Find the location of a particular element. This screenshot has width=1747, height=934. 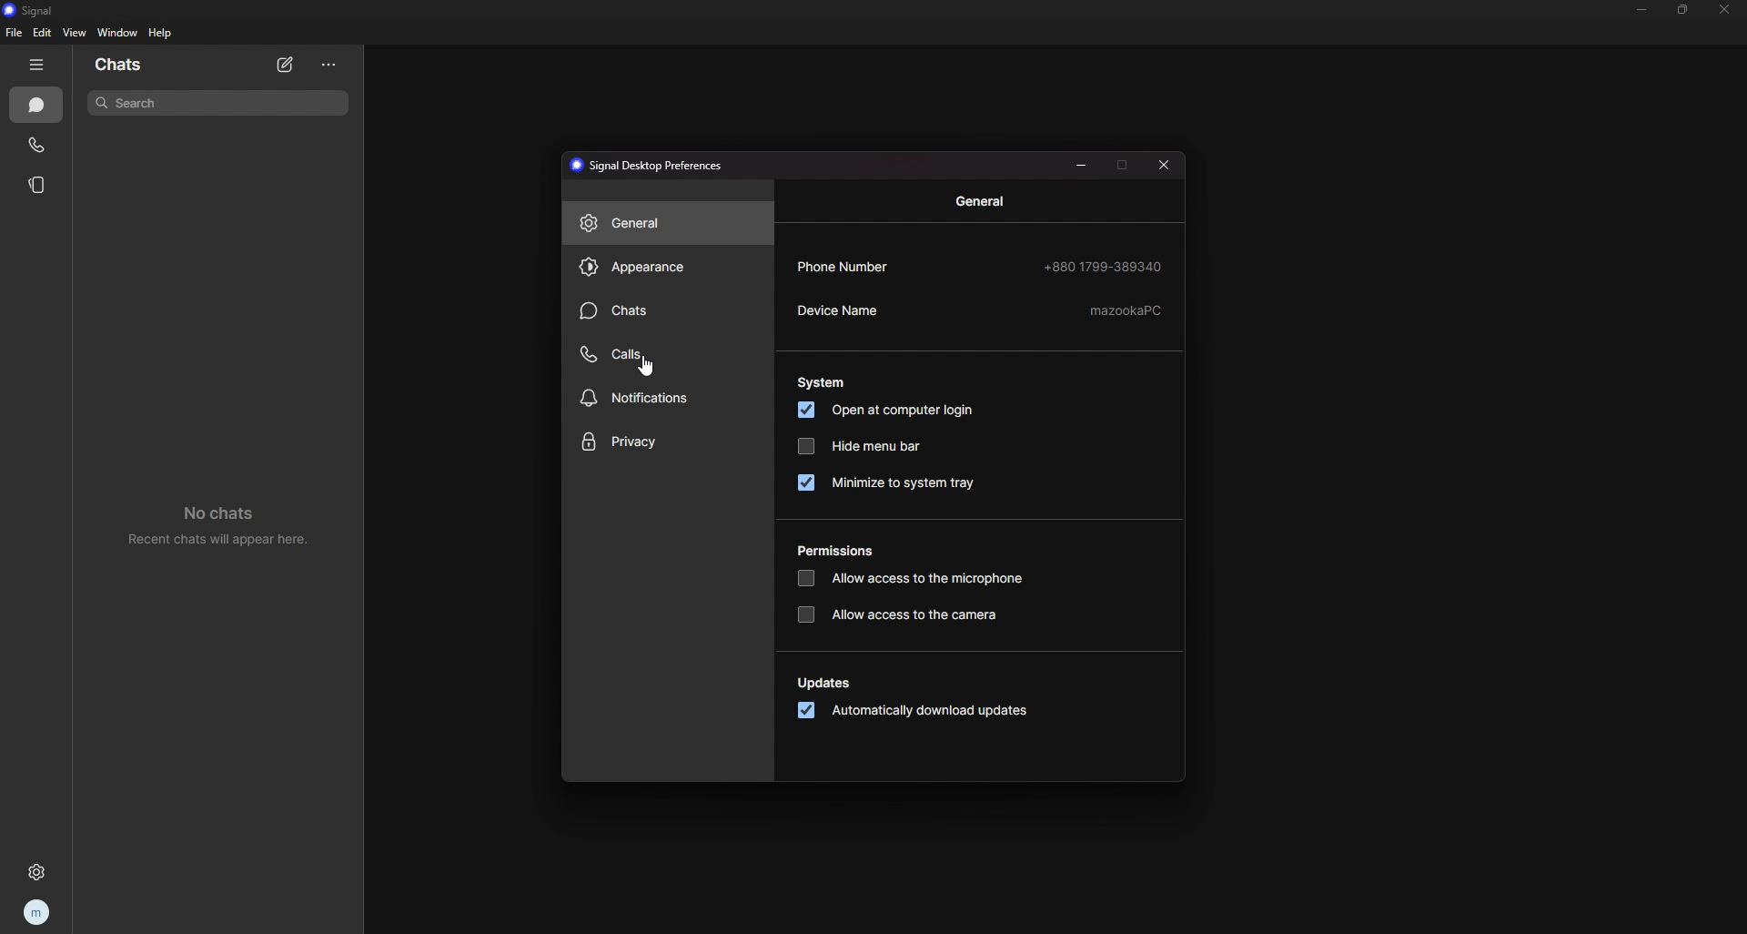

new chat is located at coordinates (287, 66).